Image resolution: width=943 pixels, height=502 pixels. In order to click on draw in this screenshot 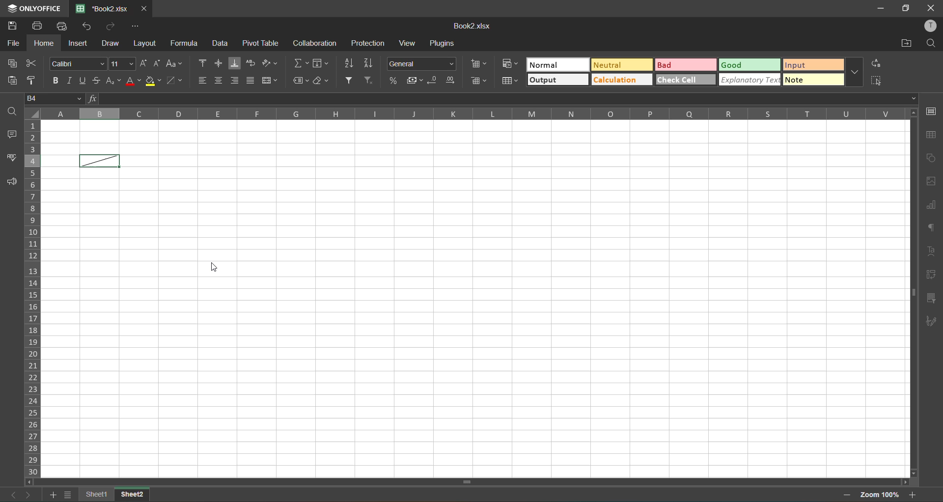, I will do `click(112, 42)`.